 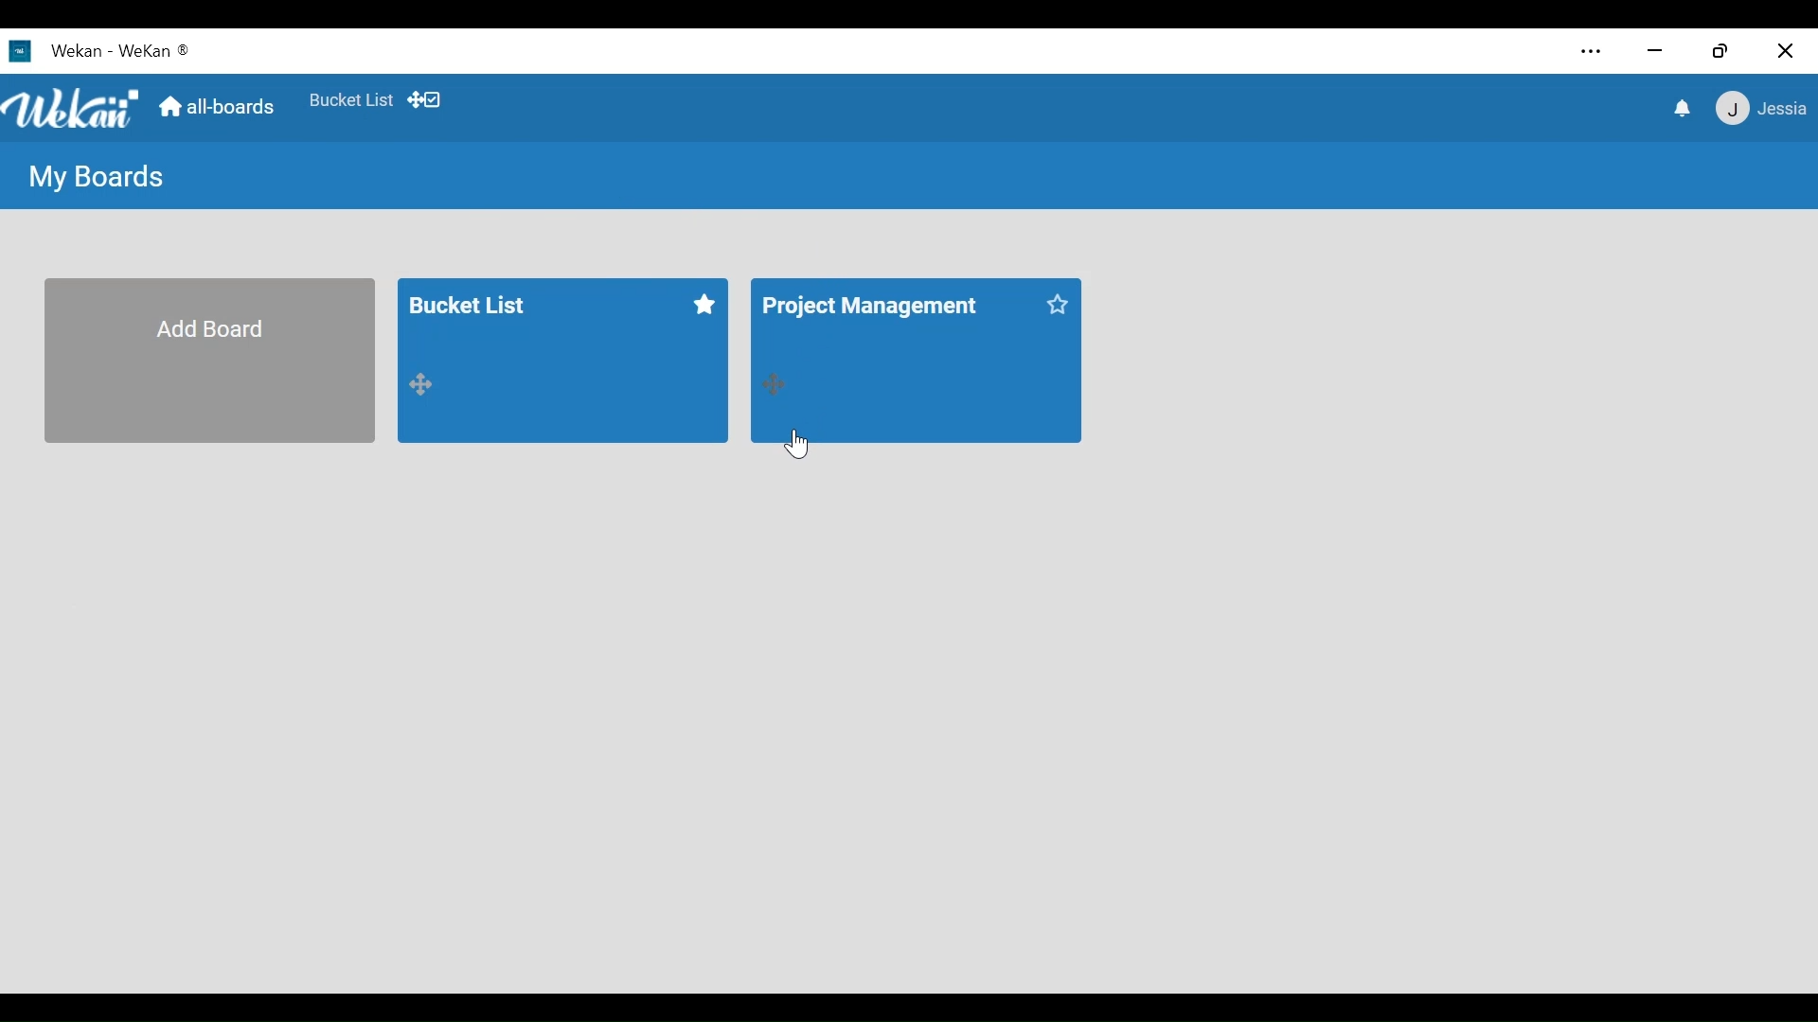 I want to click on Show desktop drag handles, so click(x=427, y=99).